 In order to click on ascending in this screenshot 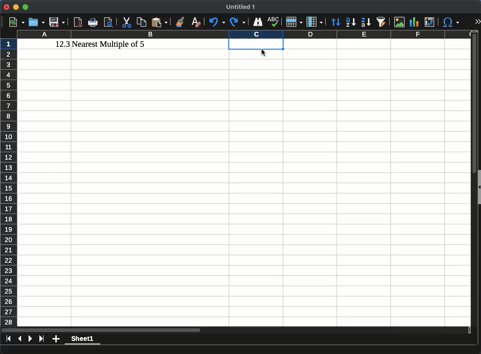, I will do `click(351, 22)`.